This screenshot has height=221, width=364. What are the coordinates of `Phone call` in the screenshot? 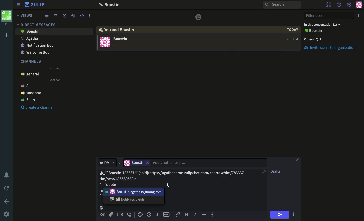 It's located at (130, 215).